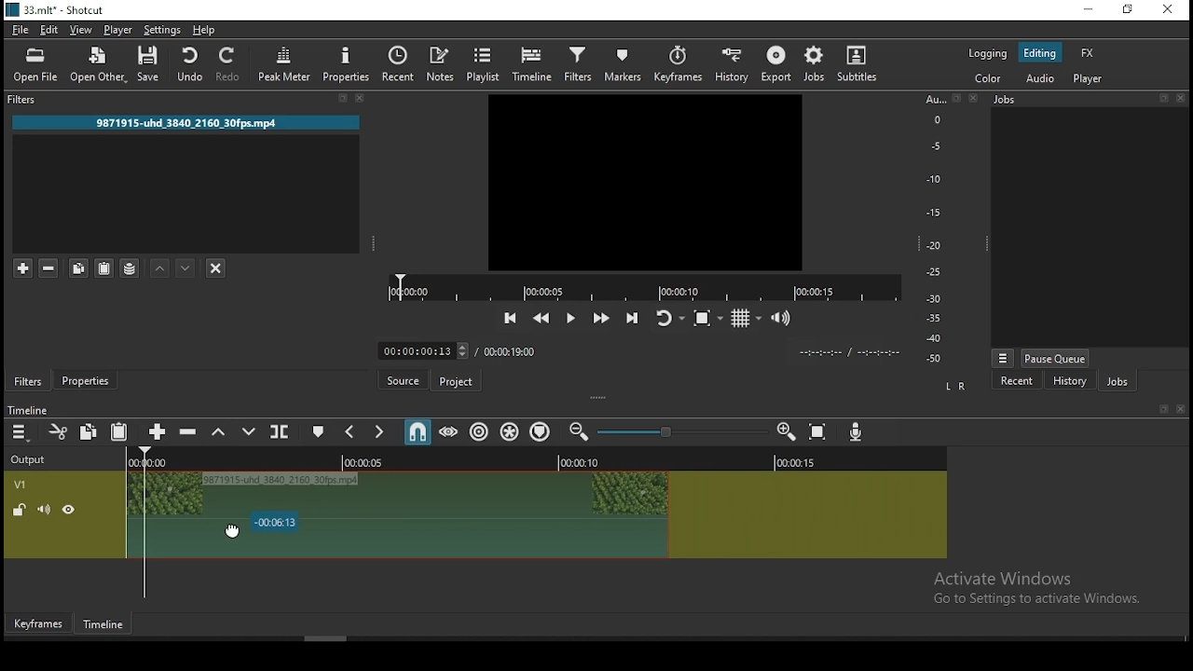 This screenshot has width=1193, height=671. Describe the element at coordinates (353, 430) in the screenshot. I see `previous marker` at that location.